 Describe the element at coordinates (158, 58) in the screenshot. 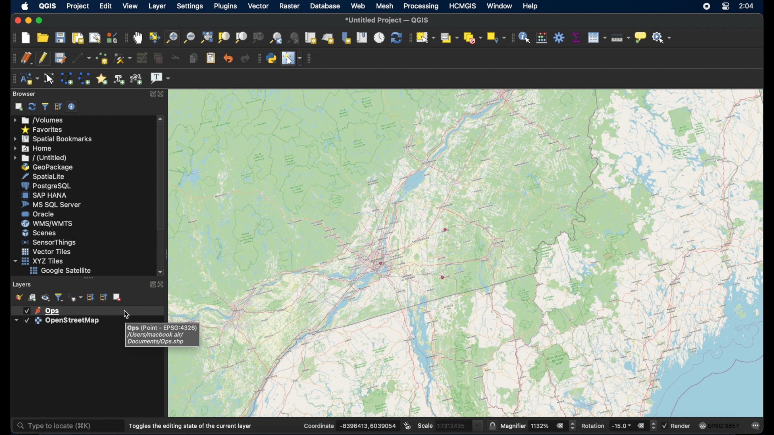

I see `delete selected` at that location.